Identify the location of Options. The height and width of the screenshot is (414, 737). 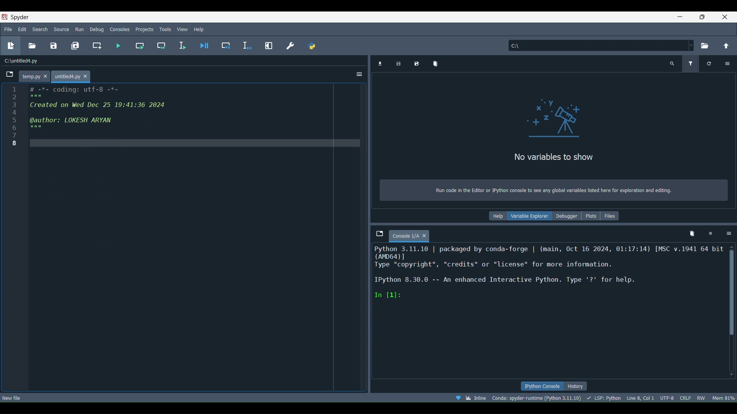
(729, 63).